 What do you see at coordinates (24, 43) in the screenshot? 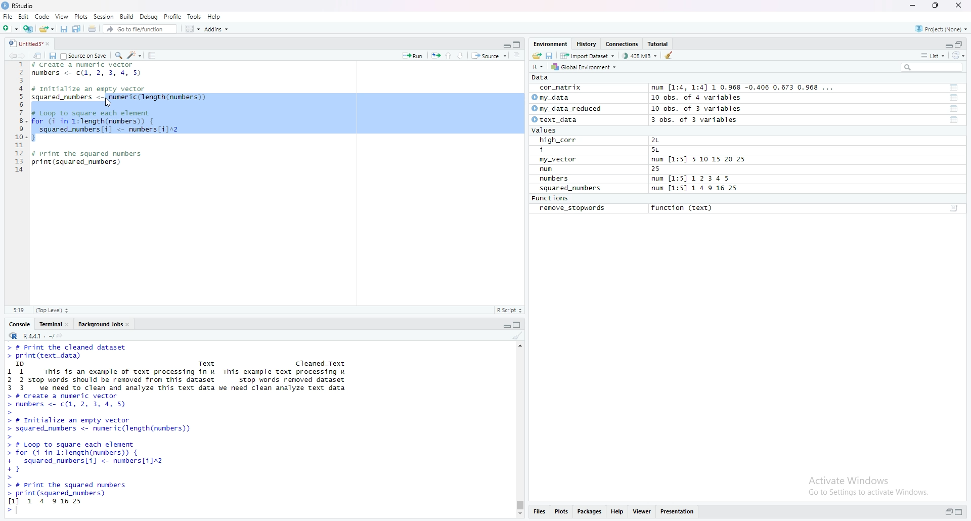
I see `unititled3*` at bounding box center [24, 43].